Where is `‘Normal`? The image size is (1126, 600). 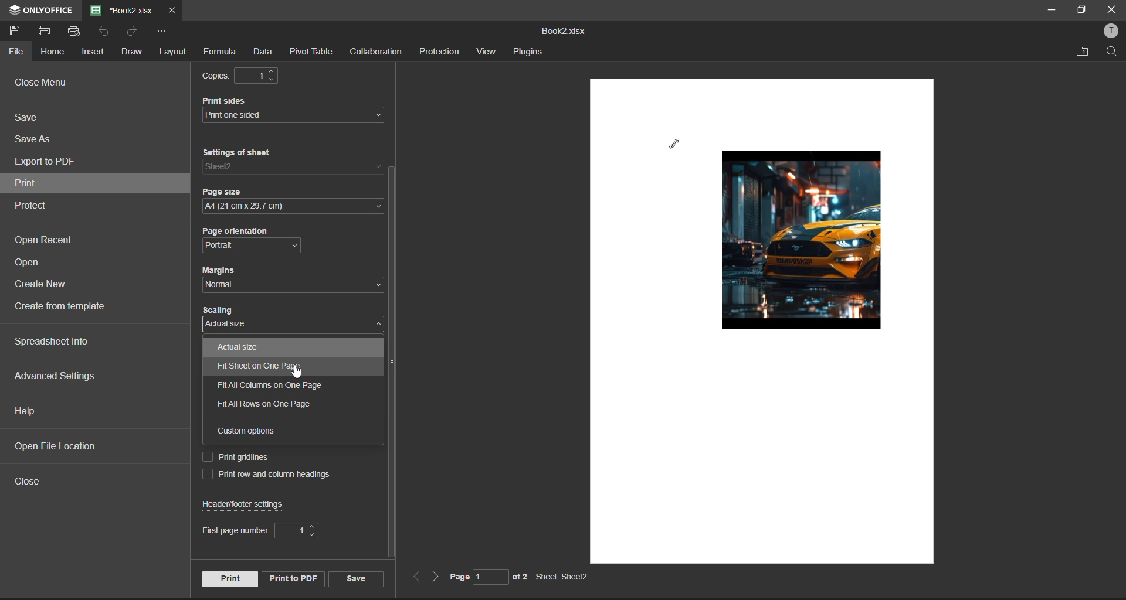
‘Normal is located at coordinates (223, 285).